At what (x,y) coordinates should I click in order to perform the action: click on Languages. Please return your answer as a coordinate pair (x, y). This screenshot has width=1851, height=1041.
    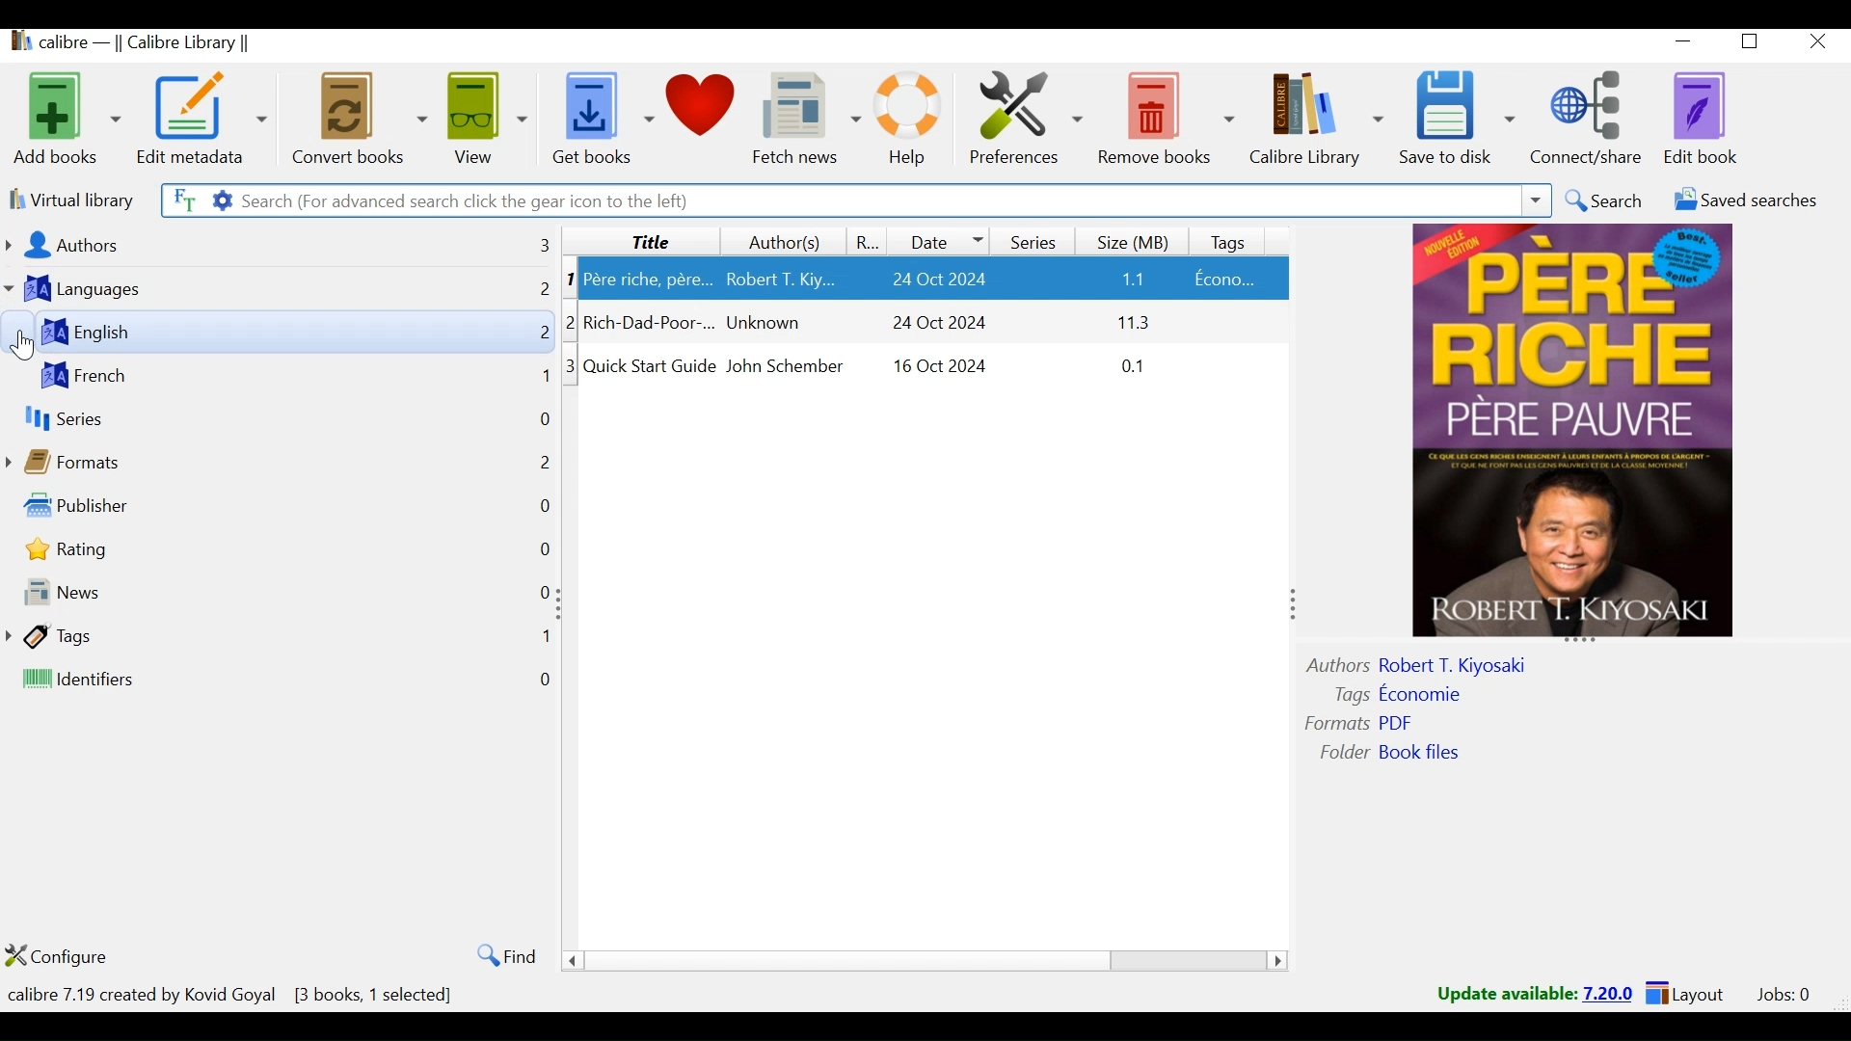
    Looking at the image, I should click on (114, 289).